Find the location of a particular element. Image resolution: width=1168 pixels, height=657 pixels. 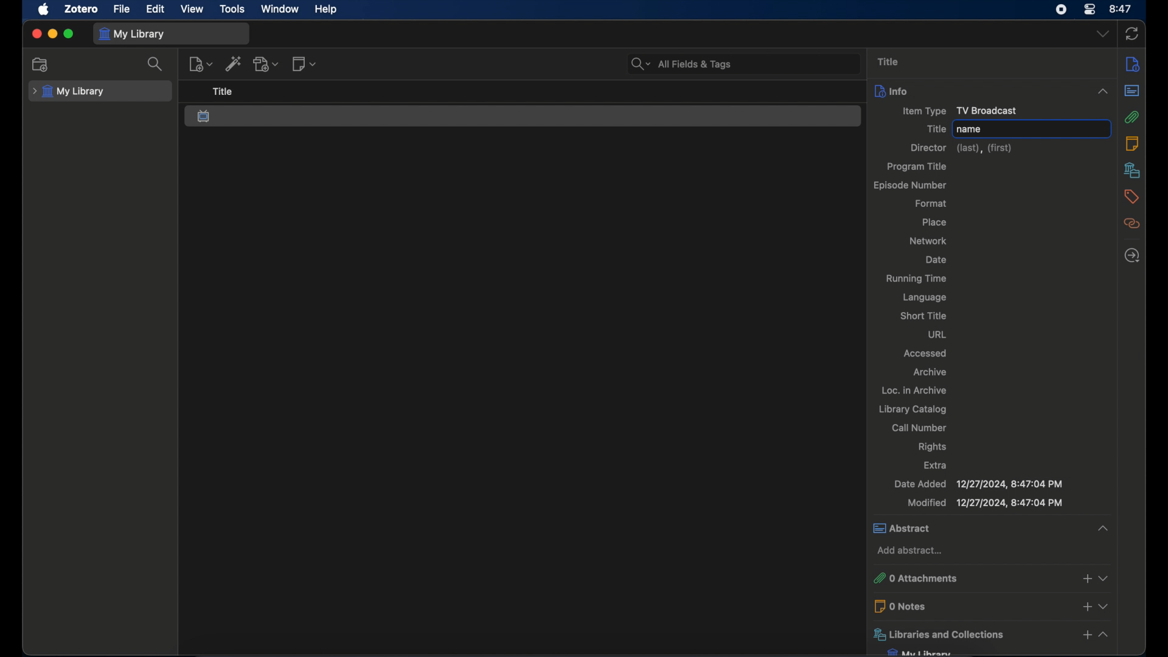

tags is located at coordinates (1132, 196).